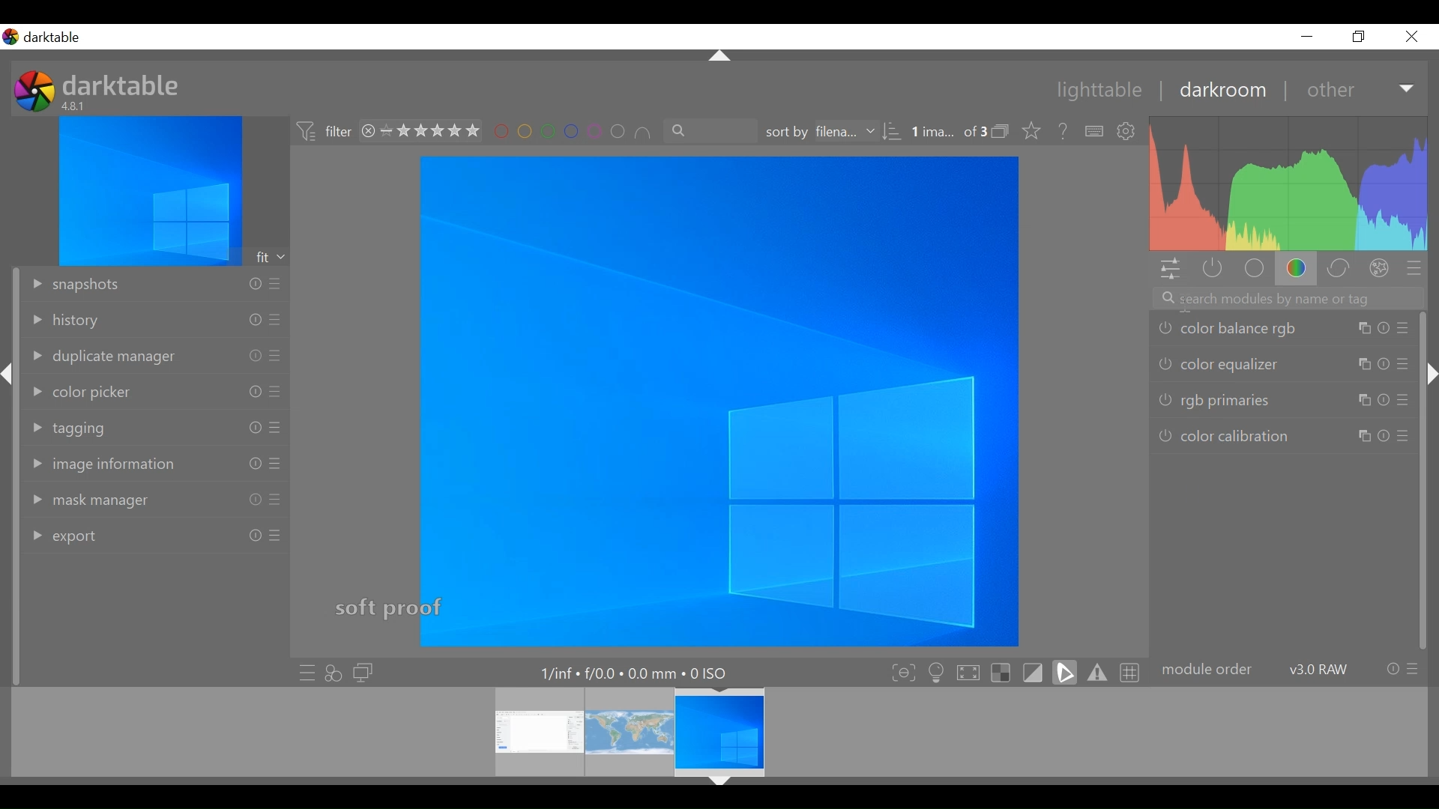  I want to click on correct, so click(1339, 267).